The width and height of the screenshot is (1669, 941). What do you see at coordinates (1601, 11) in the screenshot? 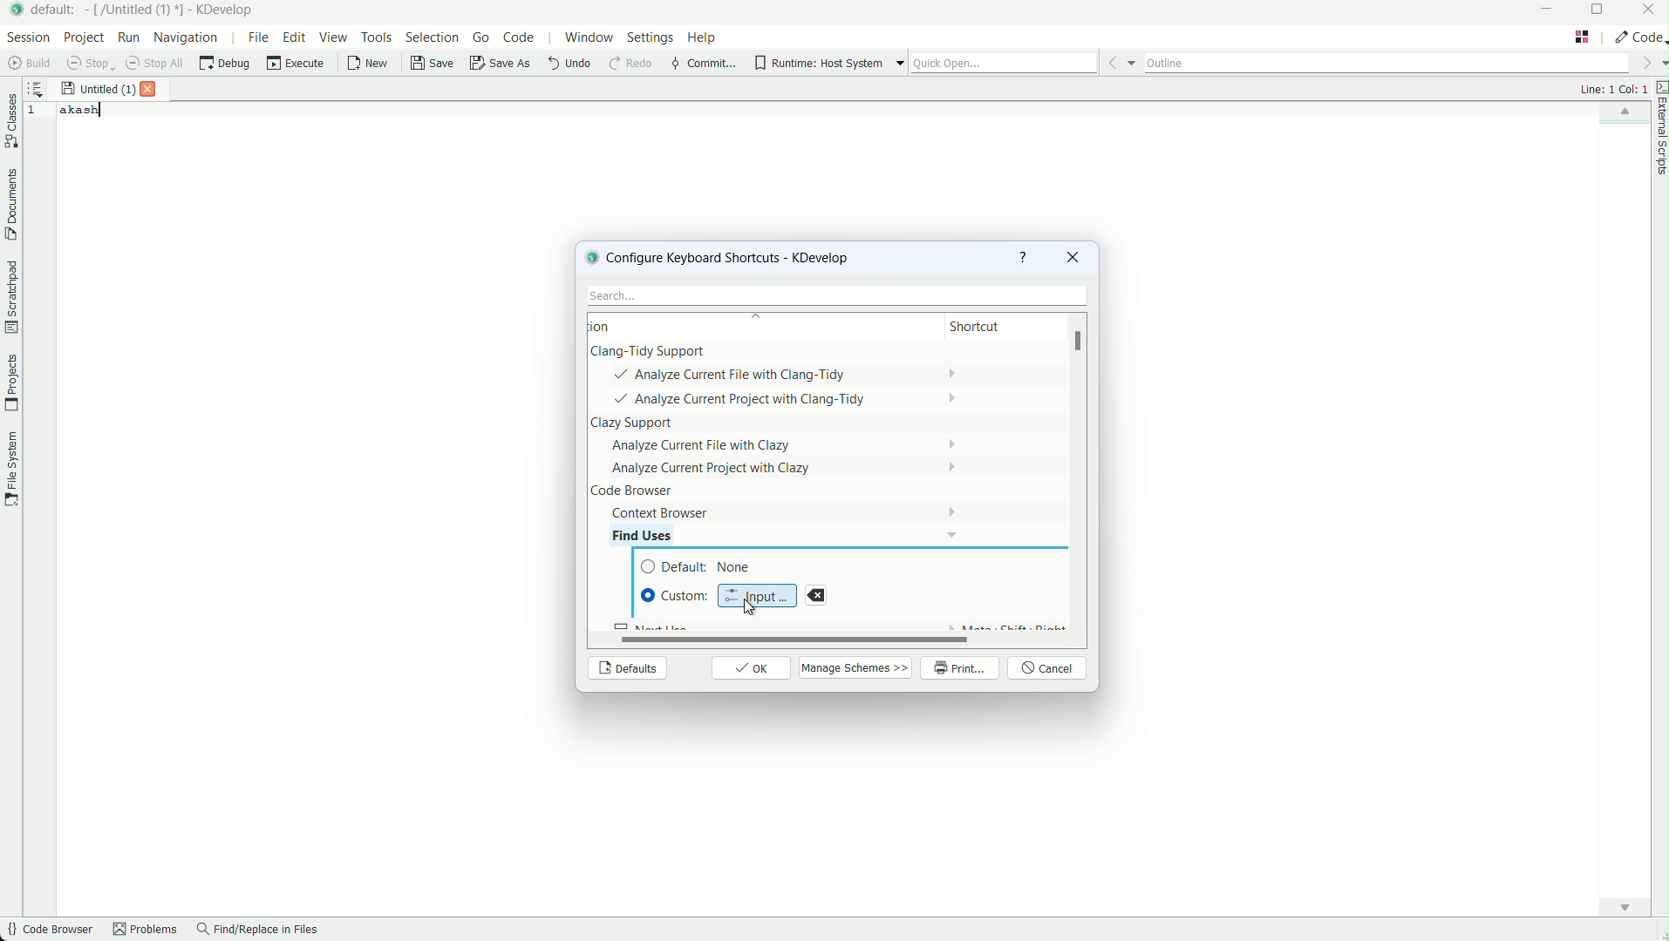
I see `maximize or restore` at bounding box center [1601, 11].